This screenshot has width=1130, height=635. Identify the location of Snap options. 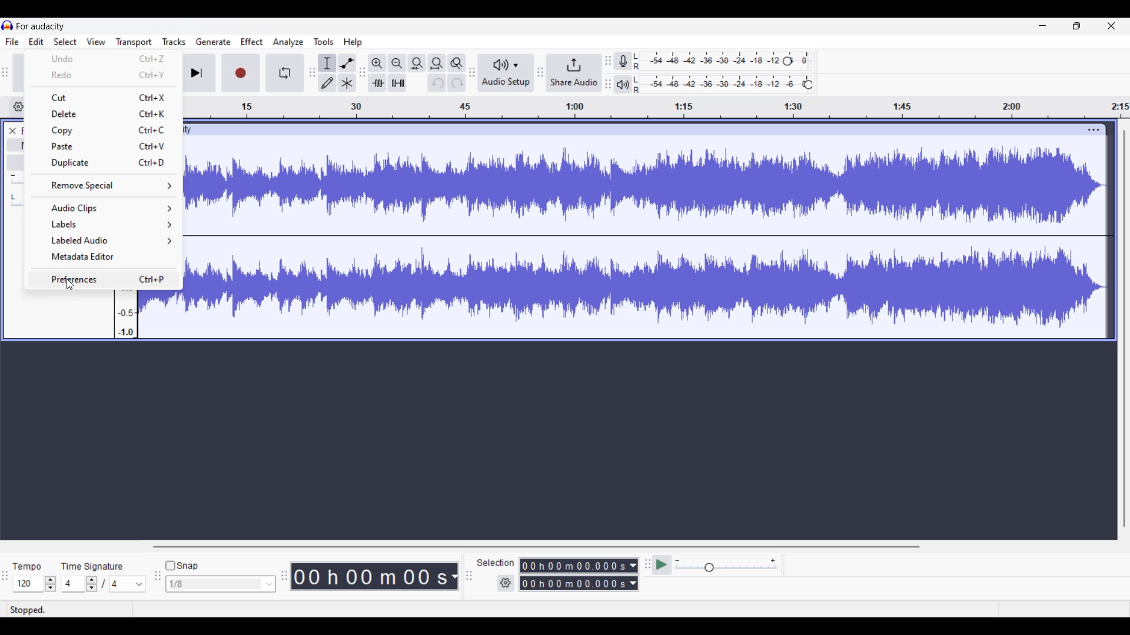
(221, 584).